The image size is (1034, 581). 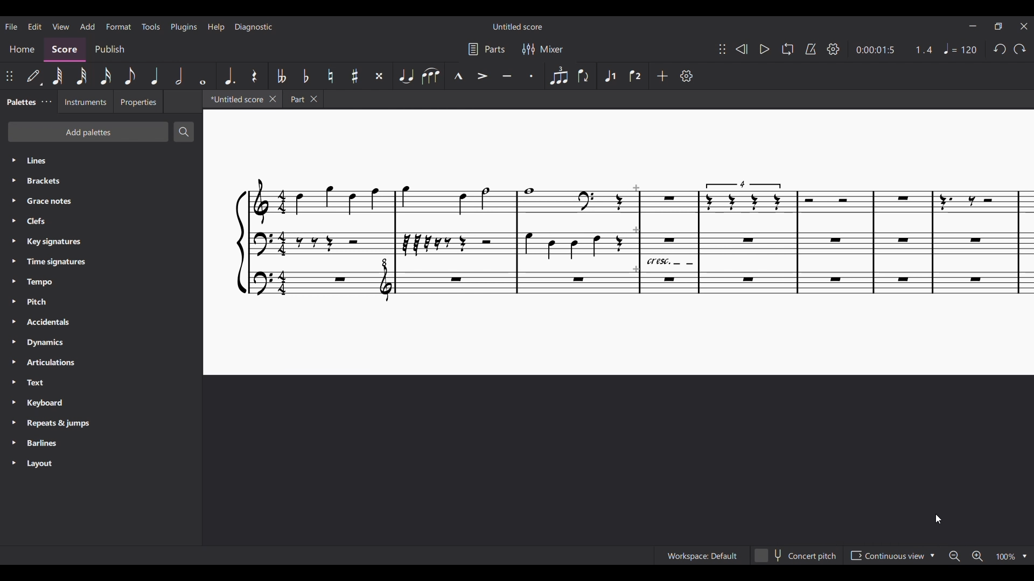 I want to click on Search palette, so click(x=184, y=132).